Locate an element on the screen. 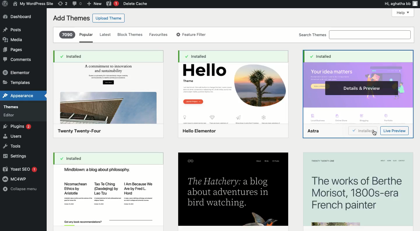  Settings is located at coordinates (15, 157).